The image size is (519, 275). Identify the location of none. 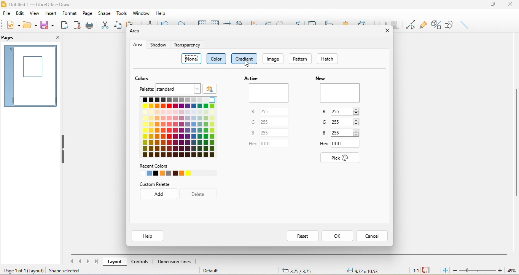
(191, 58).